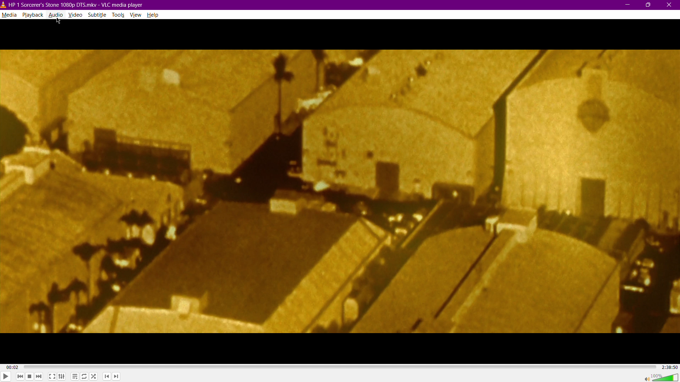 This screenshot has width=680, height=382. Describe the element at coordinates (59, 20) in the screenshot. I see `Cursor` at that location.